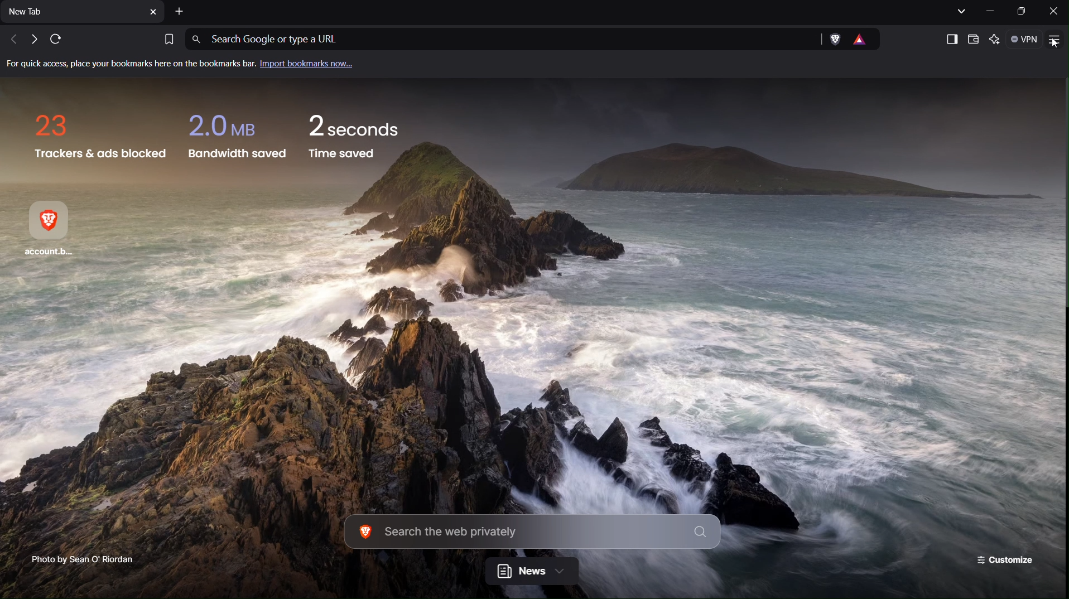  I want to click on Rewards, so click(865, 40).